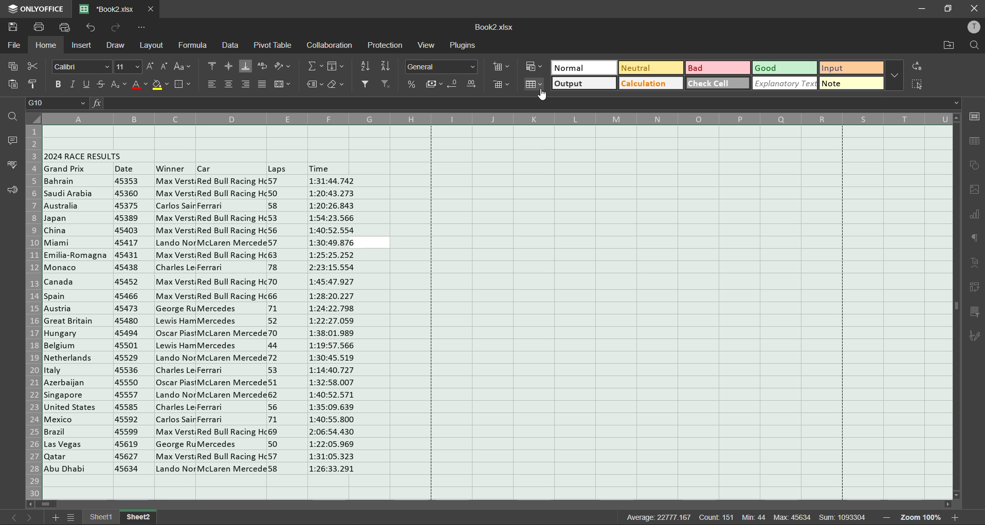 This screenshot has height=525, width=985. Describe the element at coordinates (386, 83) in the screenshot. I see `clear filter` at that location.